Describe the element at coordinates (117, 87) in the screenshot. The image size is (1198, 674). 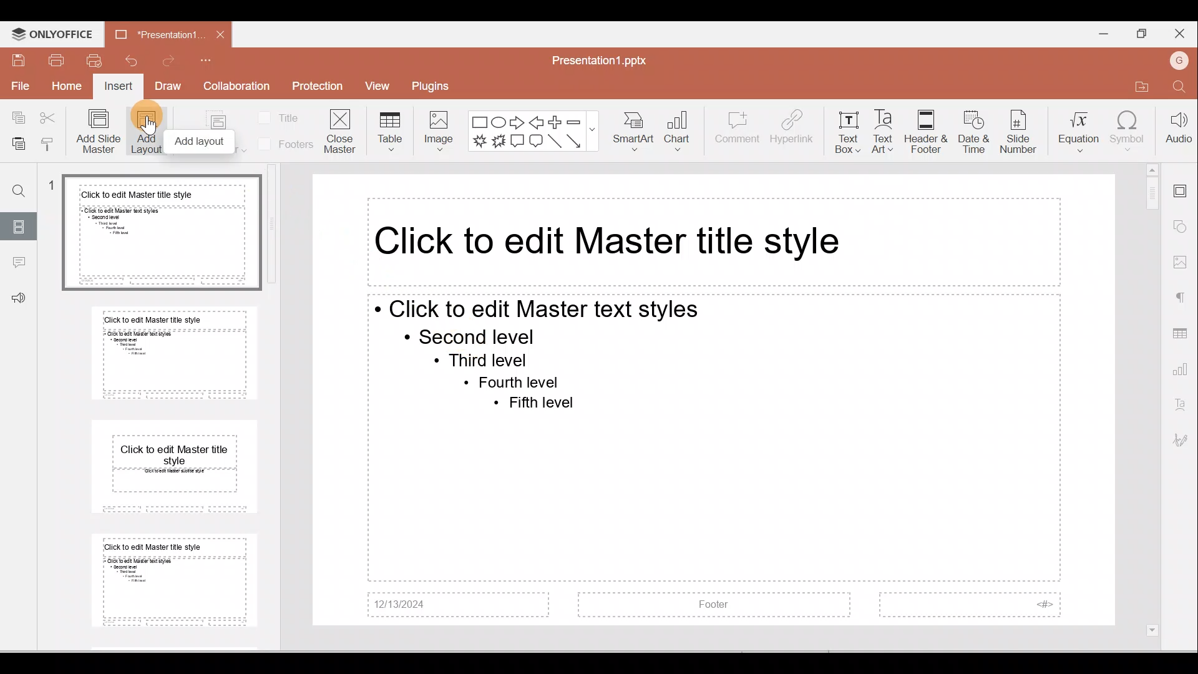
I see `Insert` at that location.